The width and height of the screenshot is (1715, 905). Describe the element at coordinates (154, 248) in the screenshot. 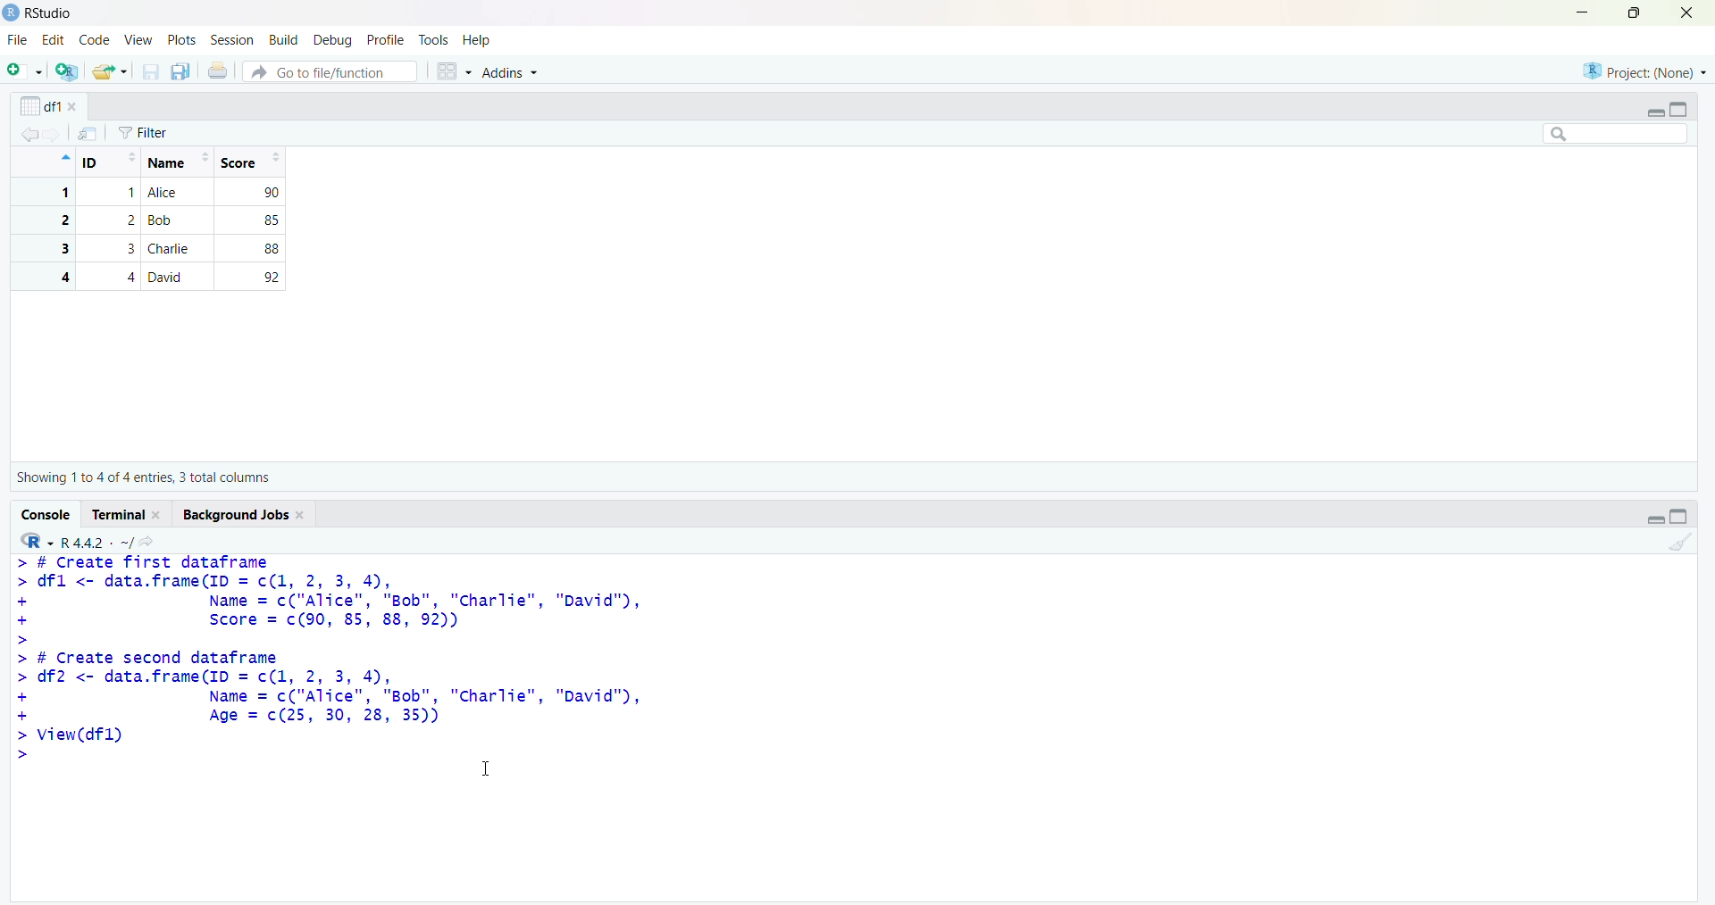

I see `3 3 Charlie 88` at that location.